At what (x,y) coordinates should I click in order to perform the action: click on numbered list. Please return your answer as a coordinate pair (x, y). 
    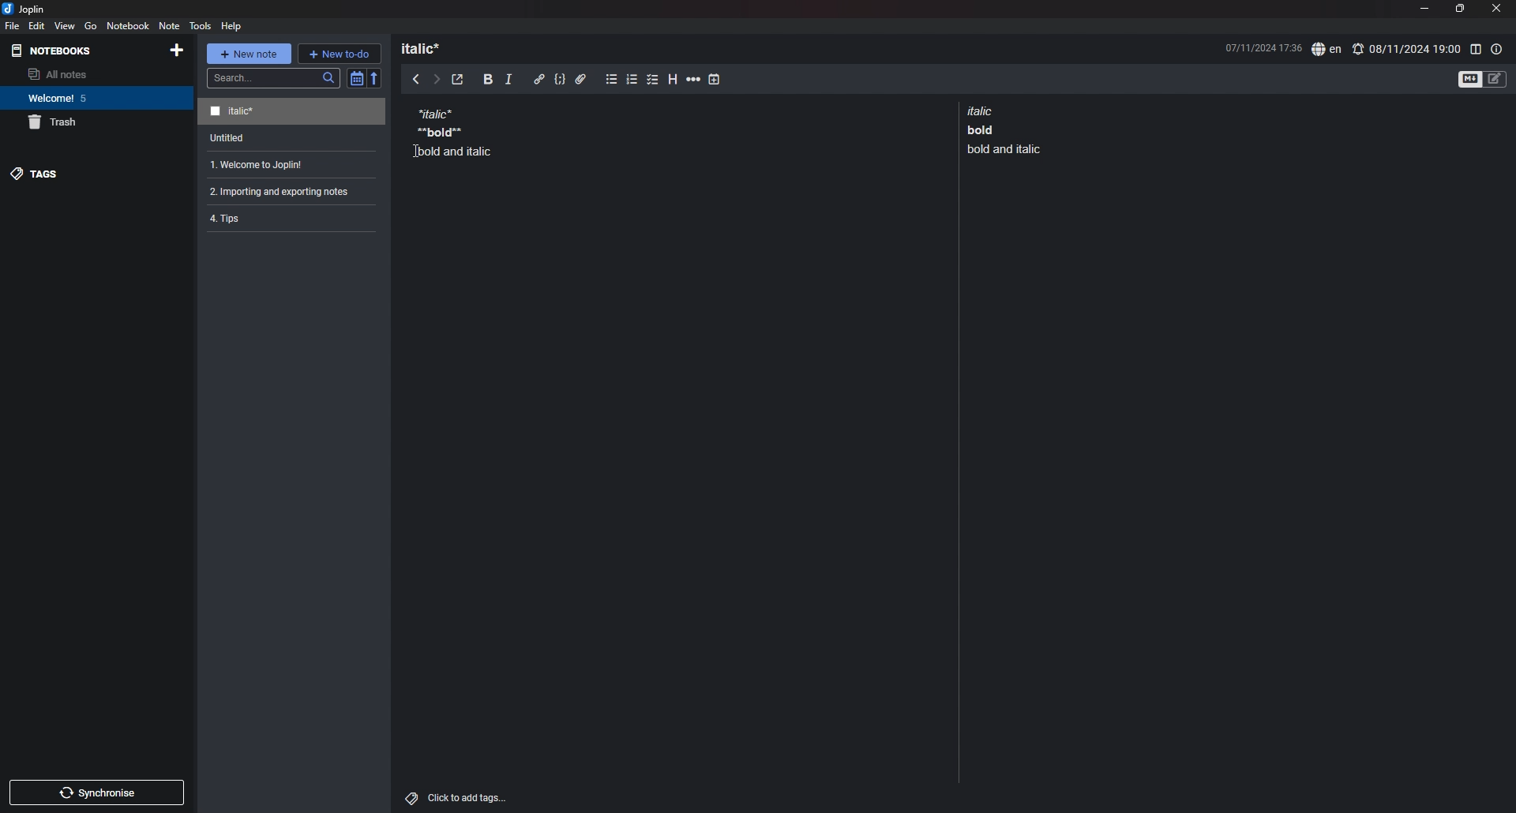
    Looking at the image, I should click on (632, 81).